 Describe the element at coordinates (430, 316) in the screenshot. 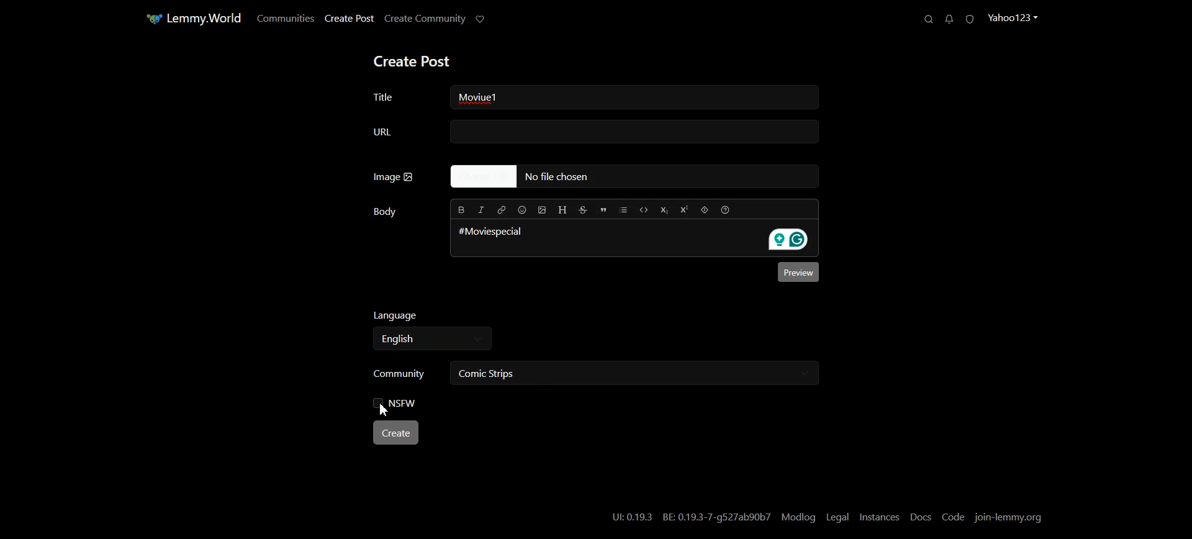

I see `Language` at that location.